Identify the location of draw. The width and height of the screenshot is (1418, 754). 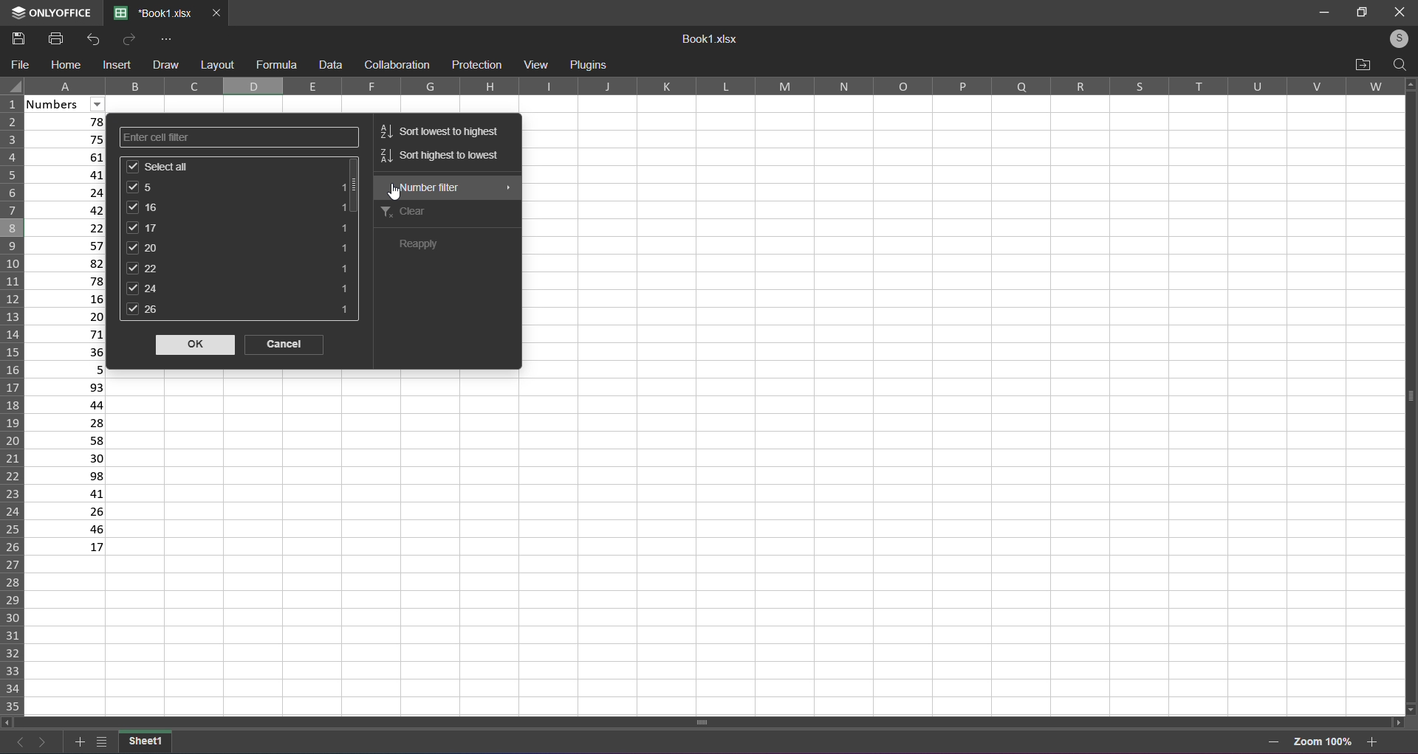
(165, 63).